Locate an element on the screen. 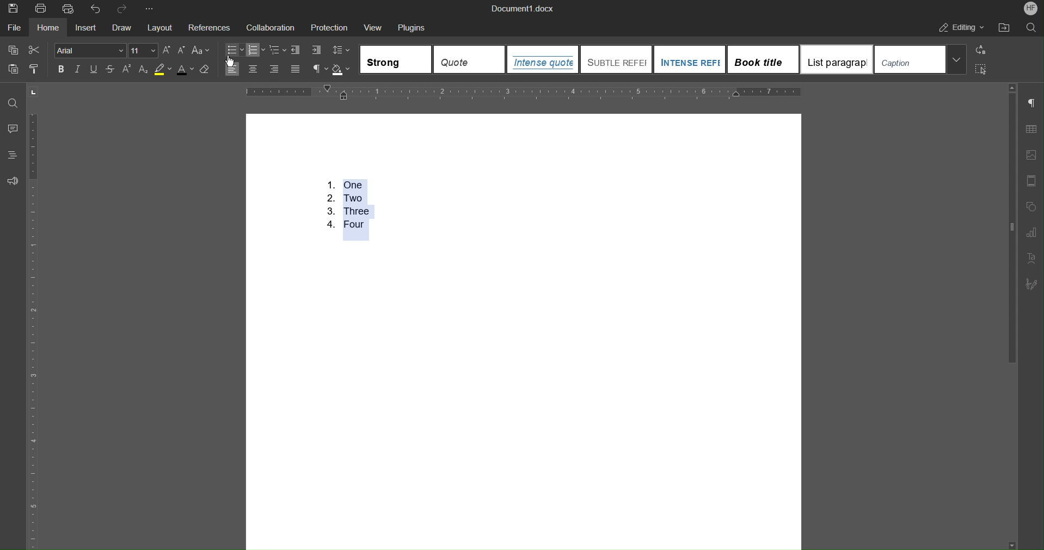  Highlight is located at coordinates (162, 70).